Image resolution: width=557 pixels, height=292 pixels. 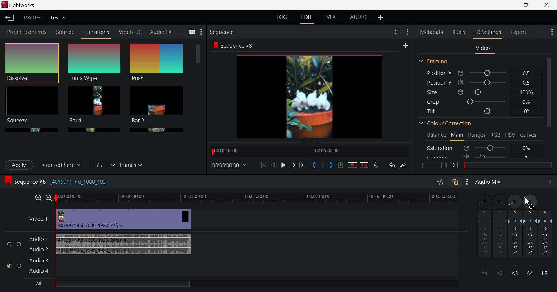 I want to click on Framing Section, so click(x=435, y=61).